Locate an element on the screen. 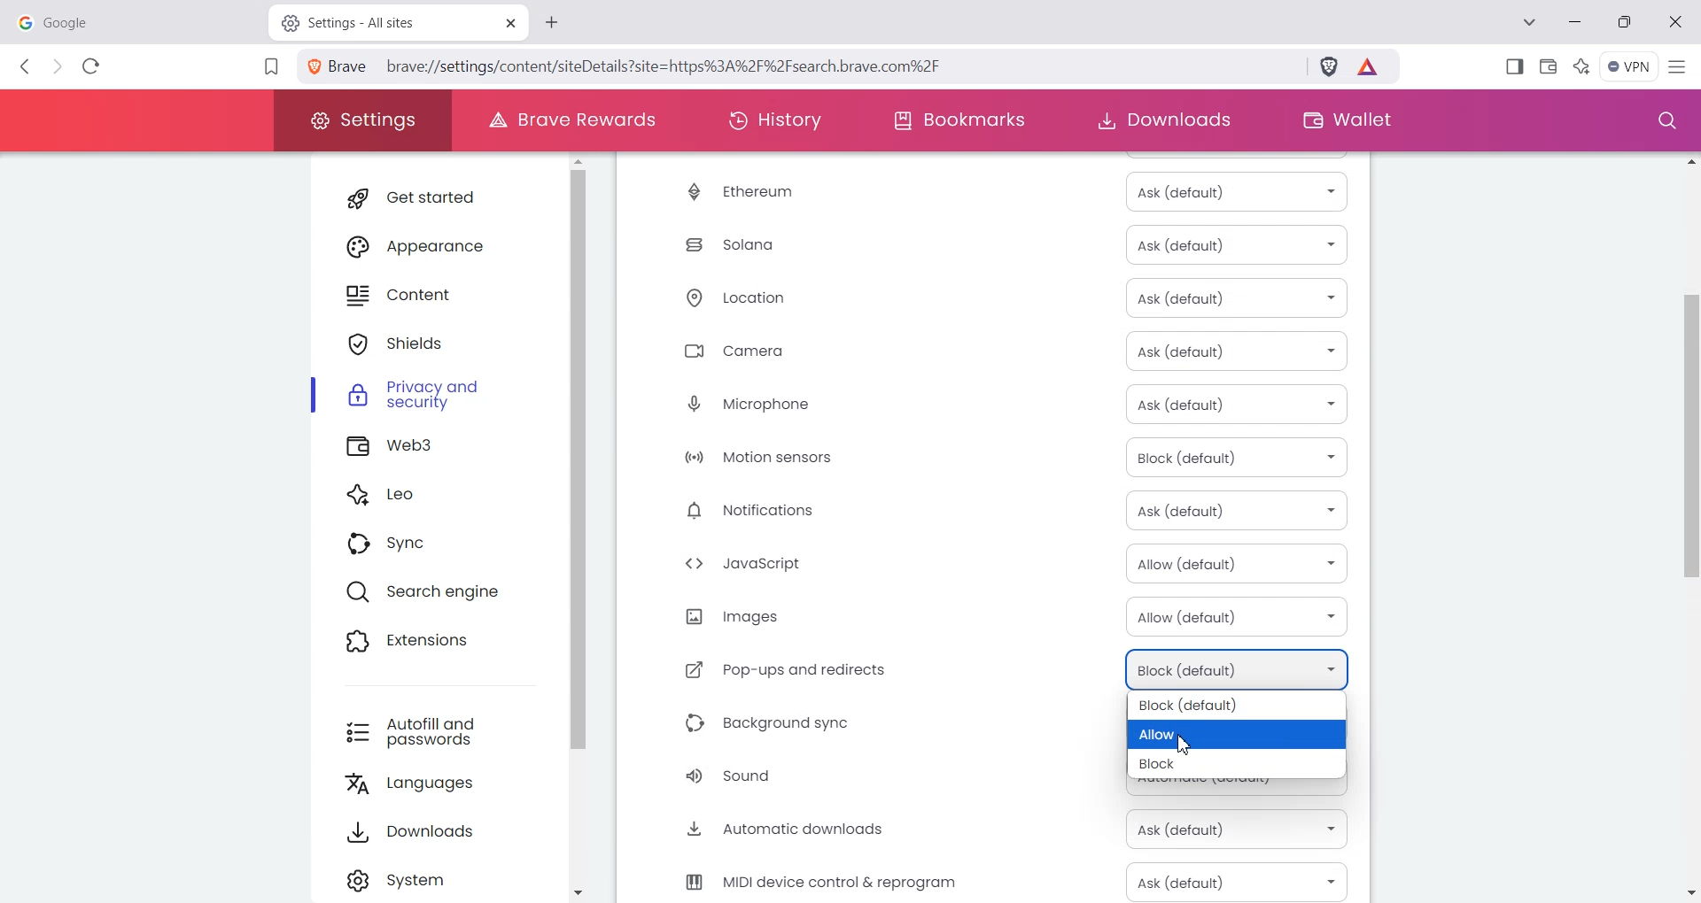 The height and width of the screenshot is (903, 1701). Forward is located at coordinates (57, 67).